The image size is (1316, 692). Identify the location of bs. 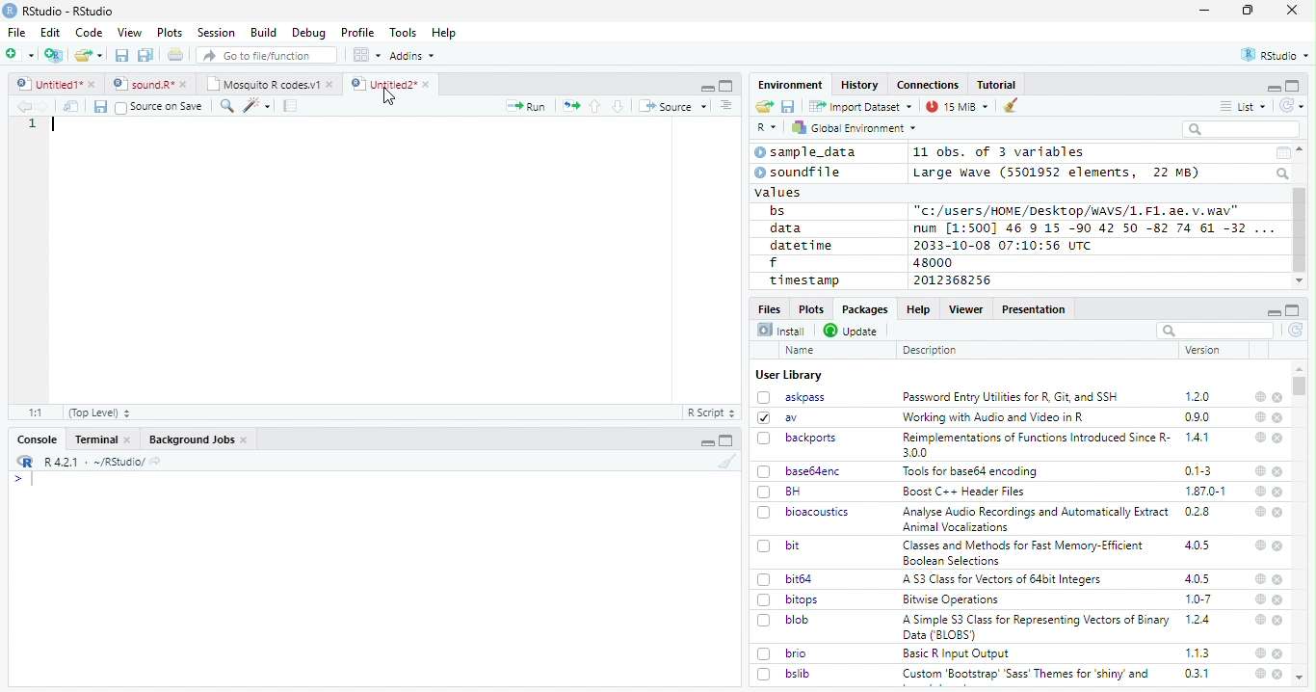
(777, 211).